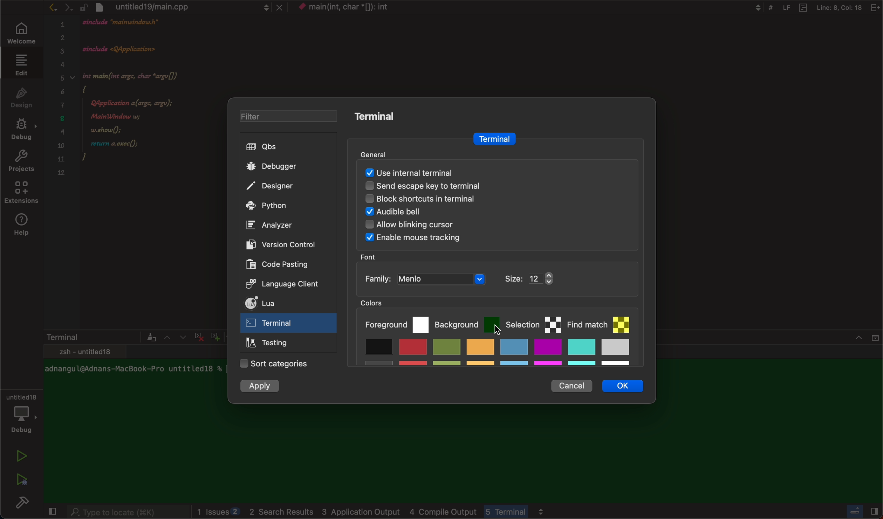 The image size is (883, 519). What do you see at coordinates (283, 166) in the screenshot?
I see `debugger` at bounding box center [283, 166].